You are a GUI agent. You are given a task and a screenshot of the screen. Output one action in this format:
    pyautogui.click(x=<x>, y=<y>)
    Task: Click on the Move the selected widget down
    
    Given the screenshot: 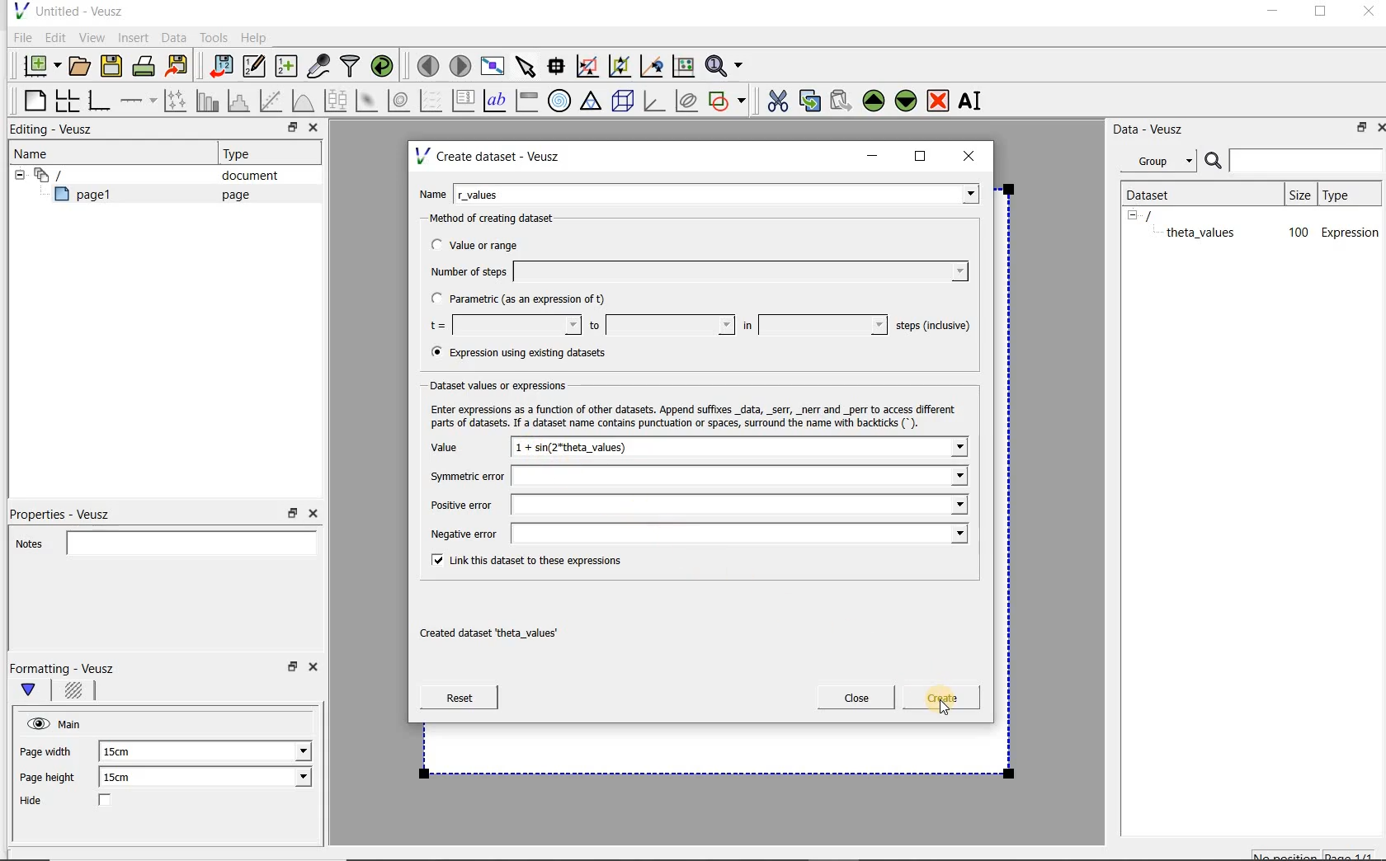 What is the action you would take?
    pyautogui.click(x=907, y=100)
    